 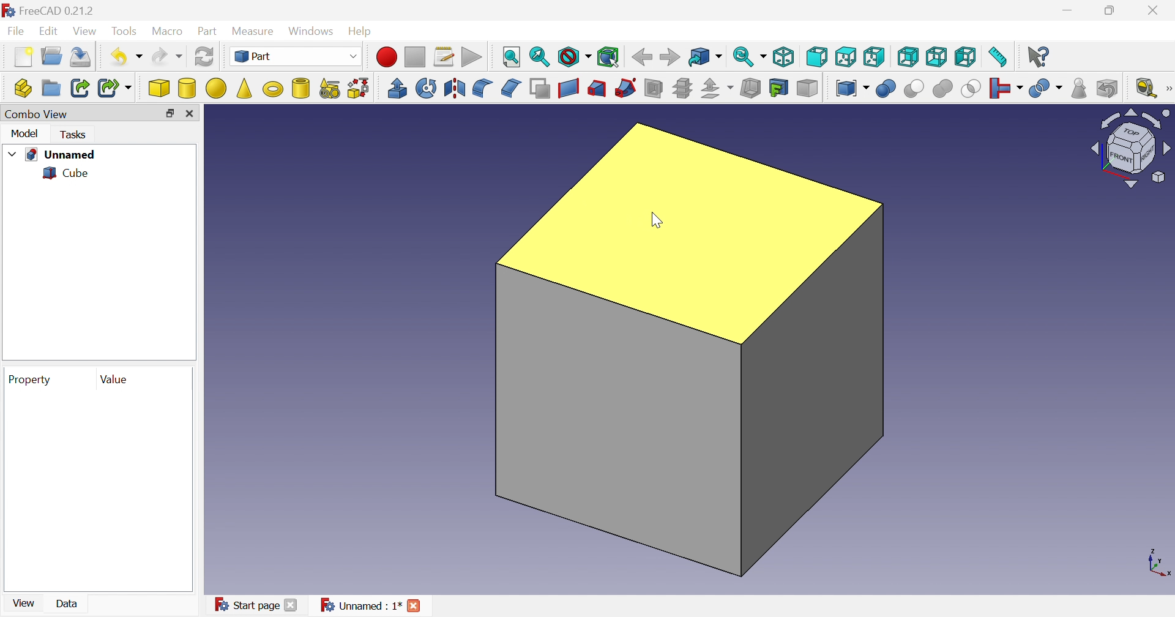 What do you see at coordinates (683, 88) in the screenshot?
I see `Cross-sections` at bounding box center [683, 88].